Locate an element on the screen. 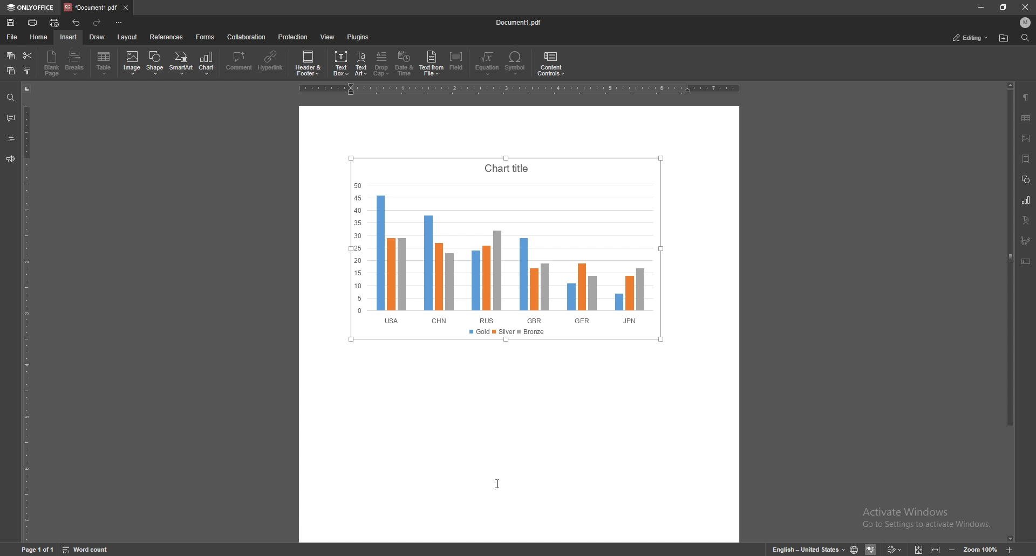  undo is located at coordinates (77, 23).